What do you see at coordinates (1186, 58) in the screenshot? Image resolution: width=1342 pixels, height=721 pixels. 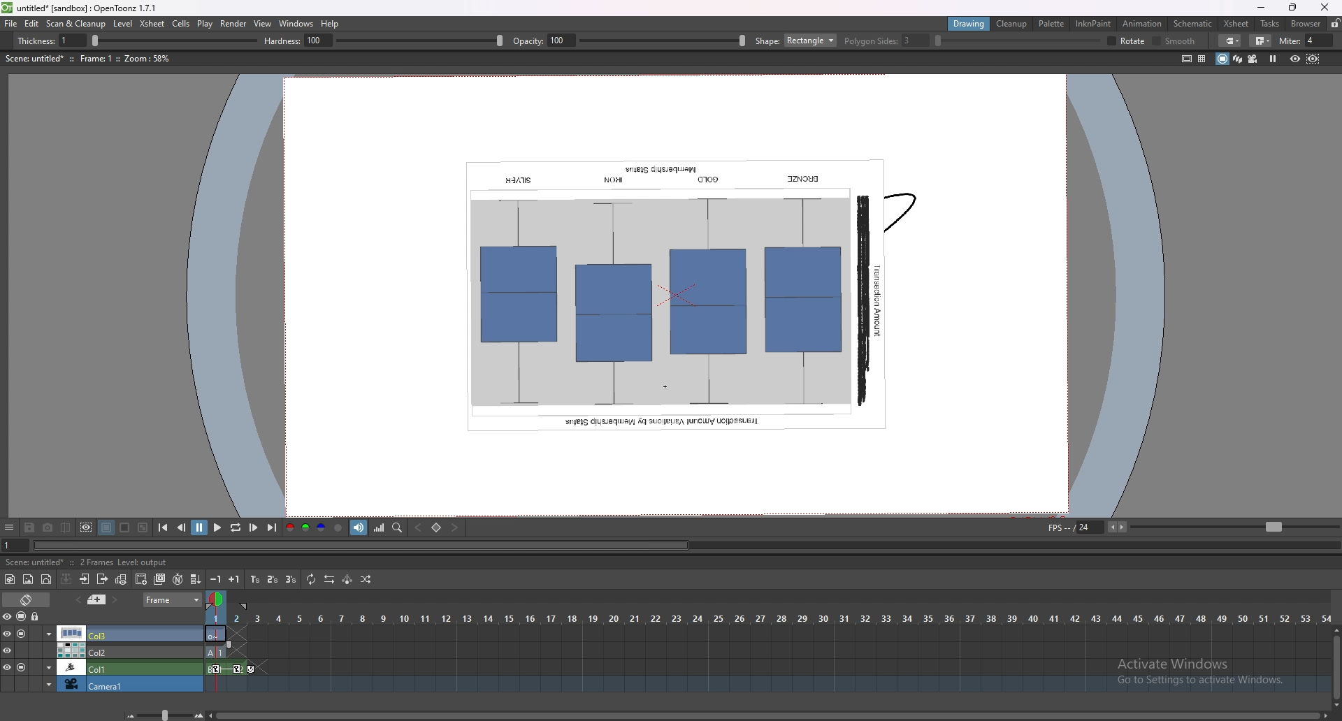 I see `safe area` at bounding box center [1186, 58].